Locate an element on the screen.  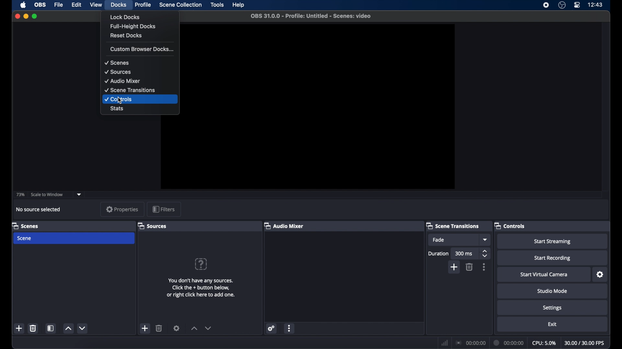
delete is located at coordinates (160, 328).